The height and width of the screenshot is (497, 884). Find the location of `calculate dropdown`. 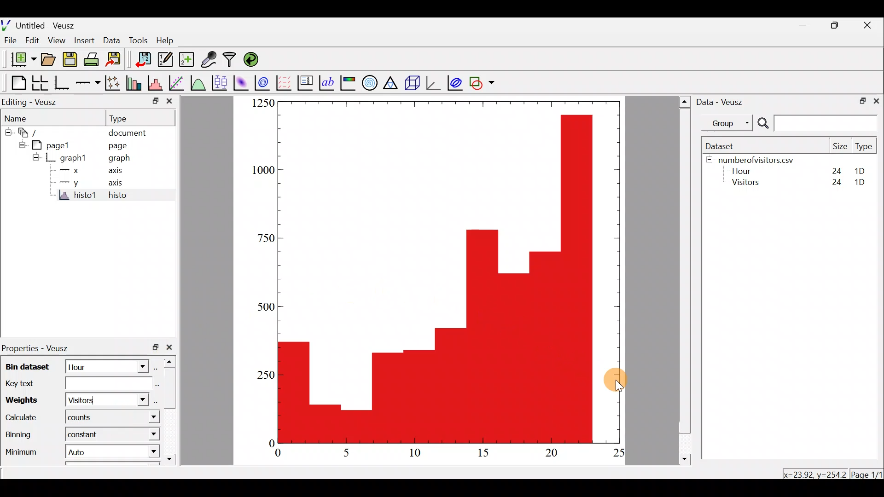

calculate dropdown is located at coordinates (146, 417).